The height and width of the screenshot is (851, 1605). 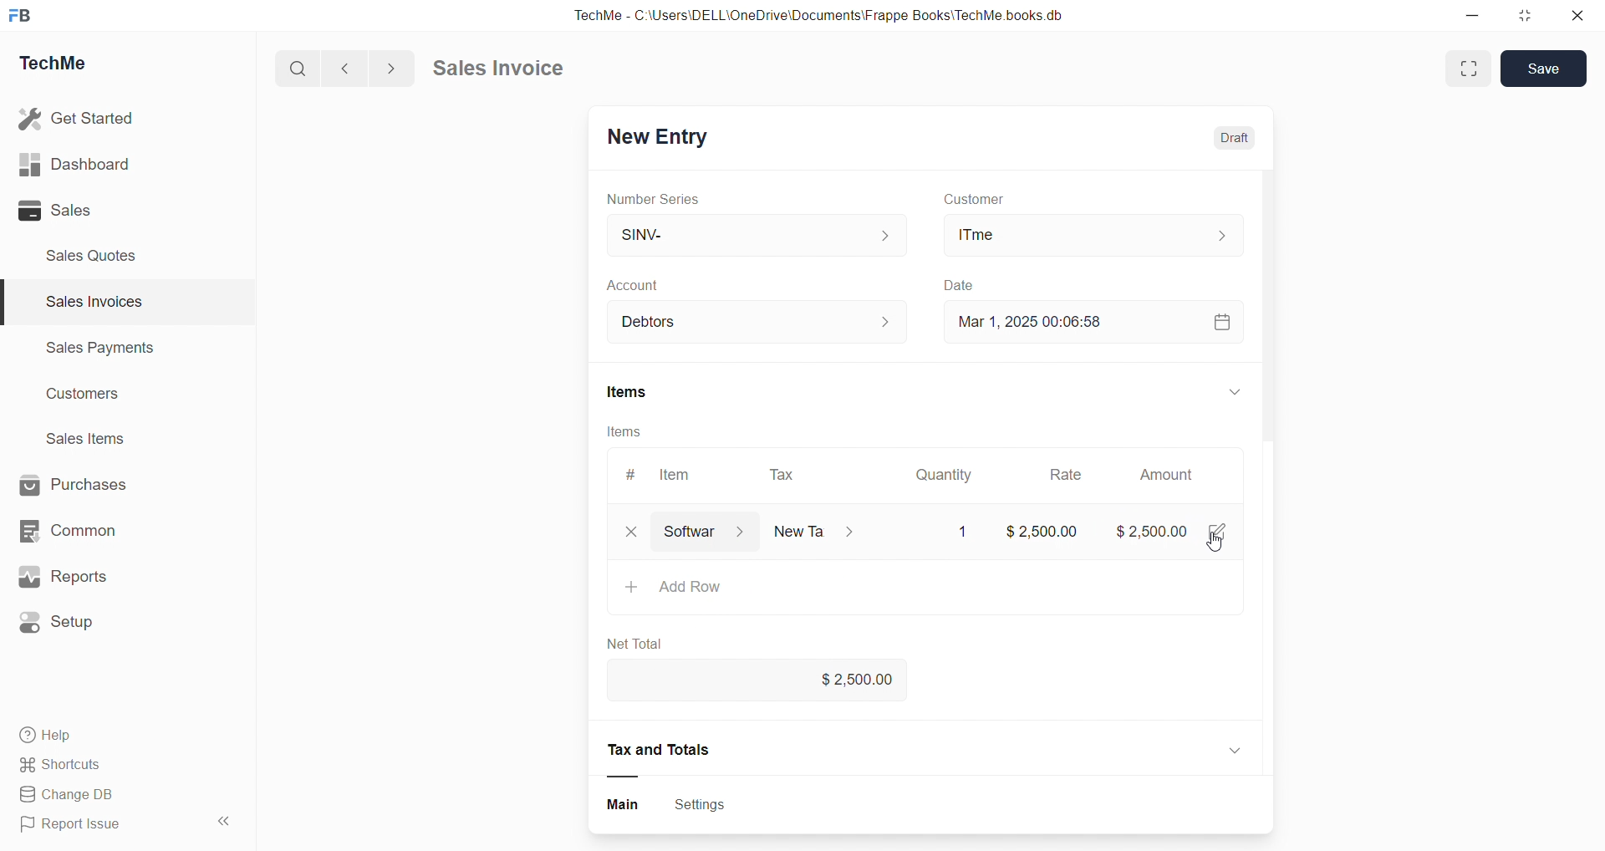 What do you see at coordinates (1232, 747) in the screenshot?
I see `Dropdown` at bounding box center [1232, 747].